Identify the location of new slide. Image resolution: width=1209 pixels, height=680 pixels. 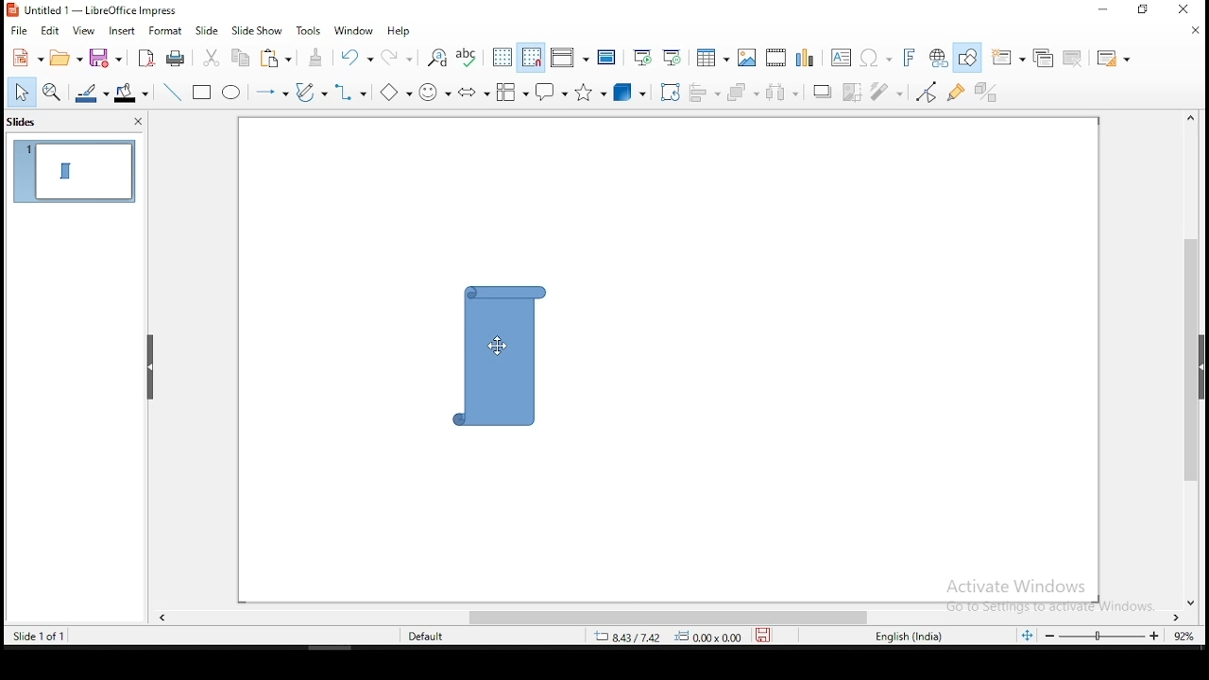
(1010, 56).